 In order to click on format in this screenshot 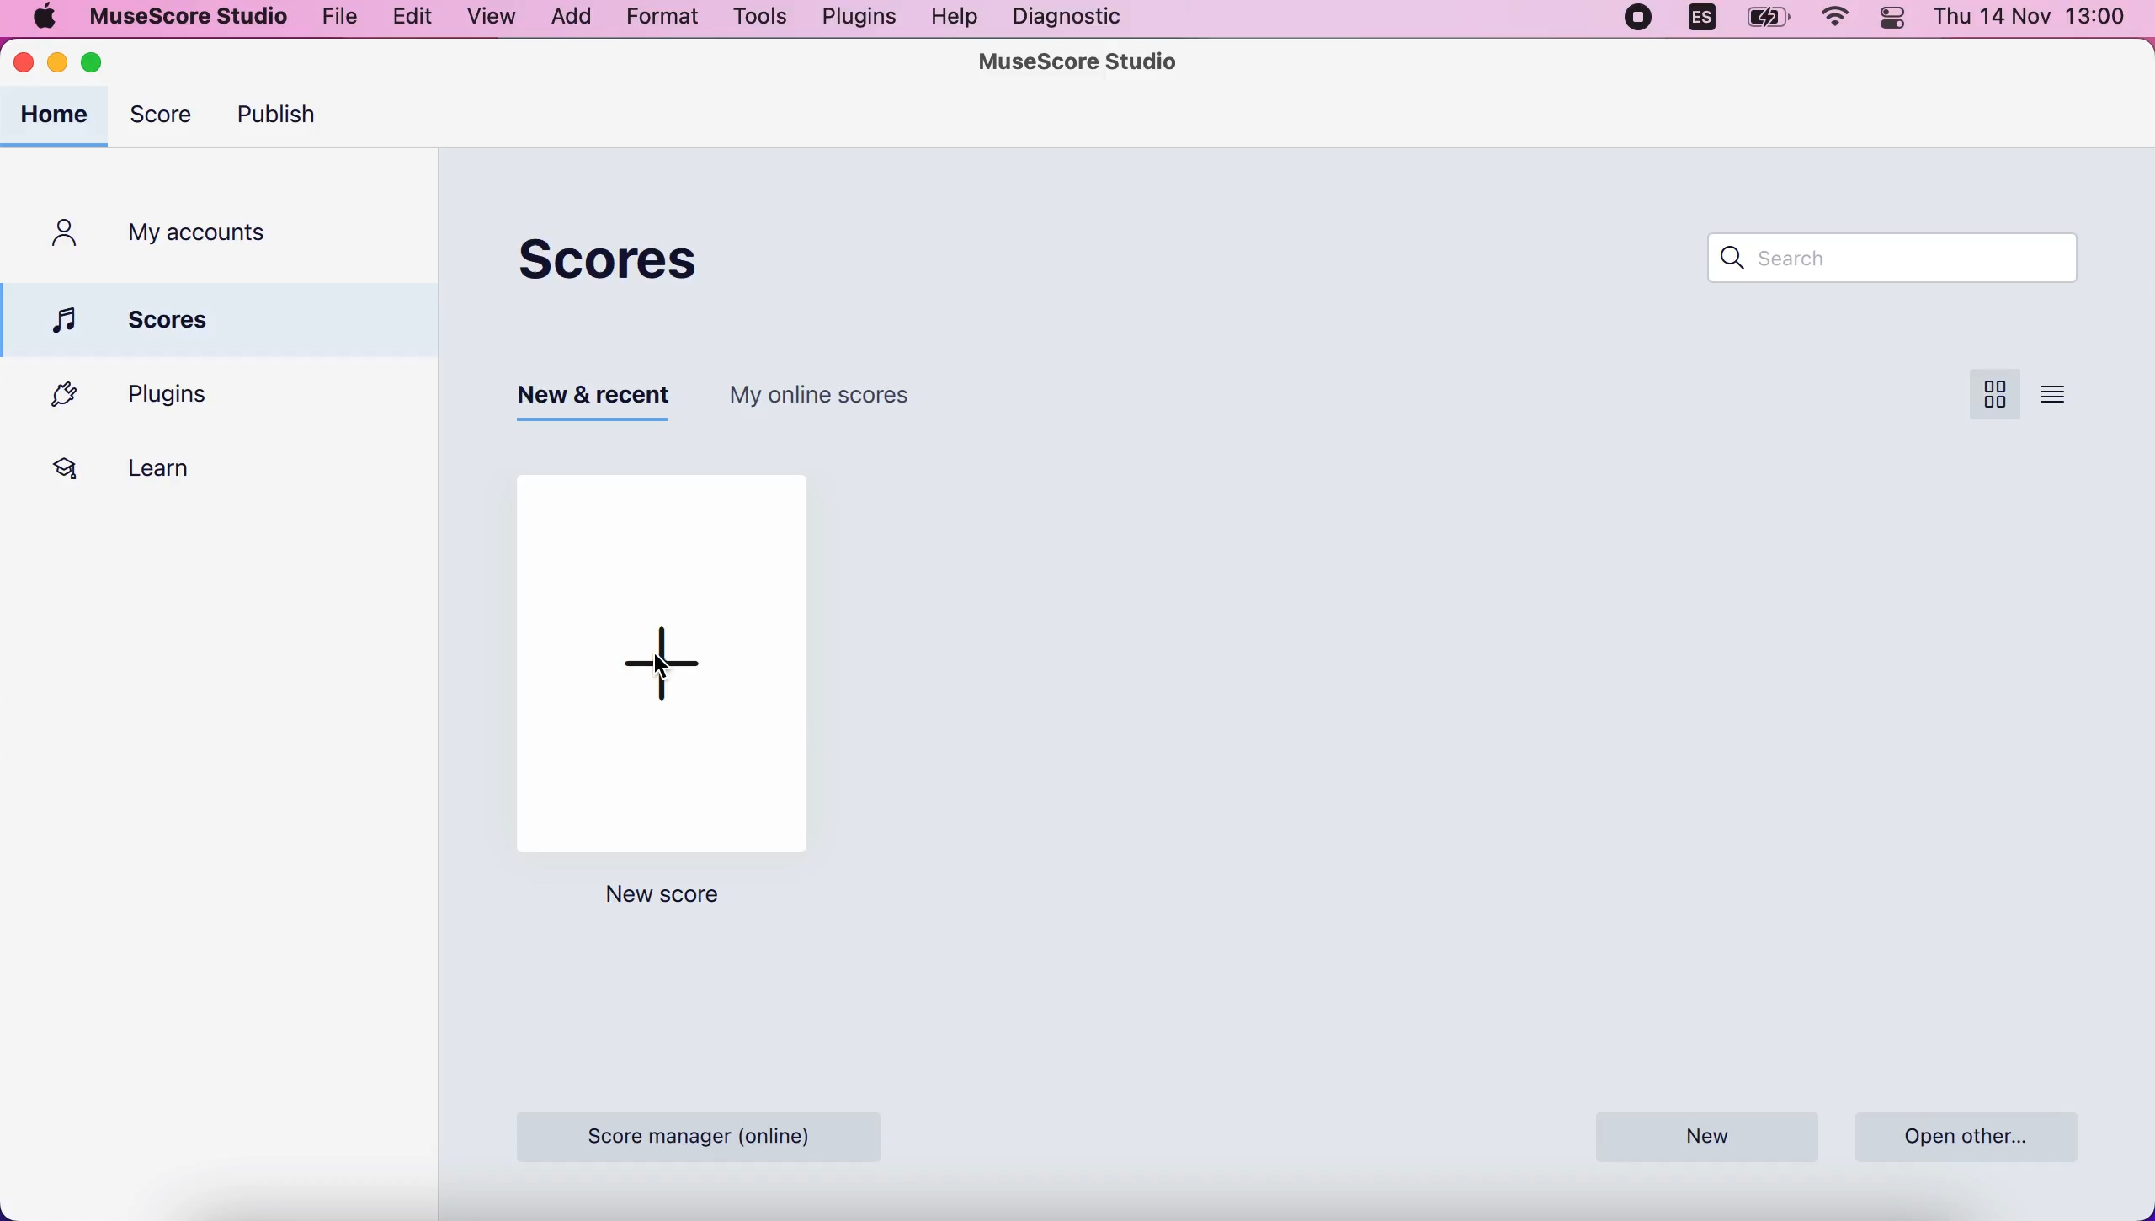, I will do `click(665, 19)`.